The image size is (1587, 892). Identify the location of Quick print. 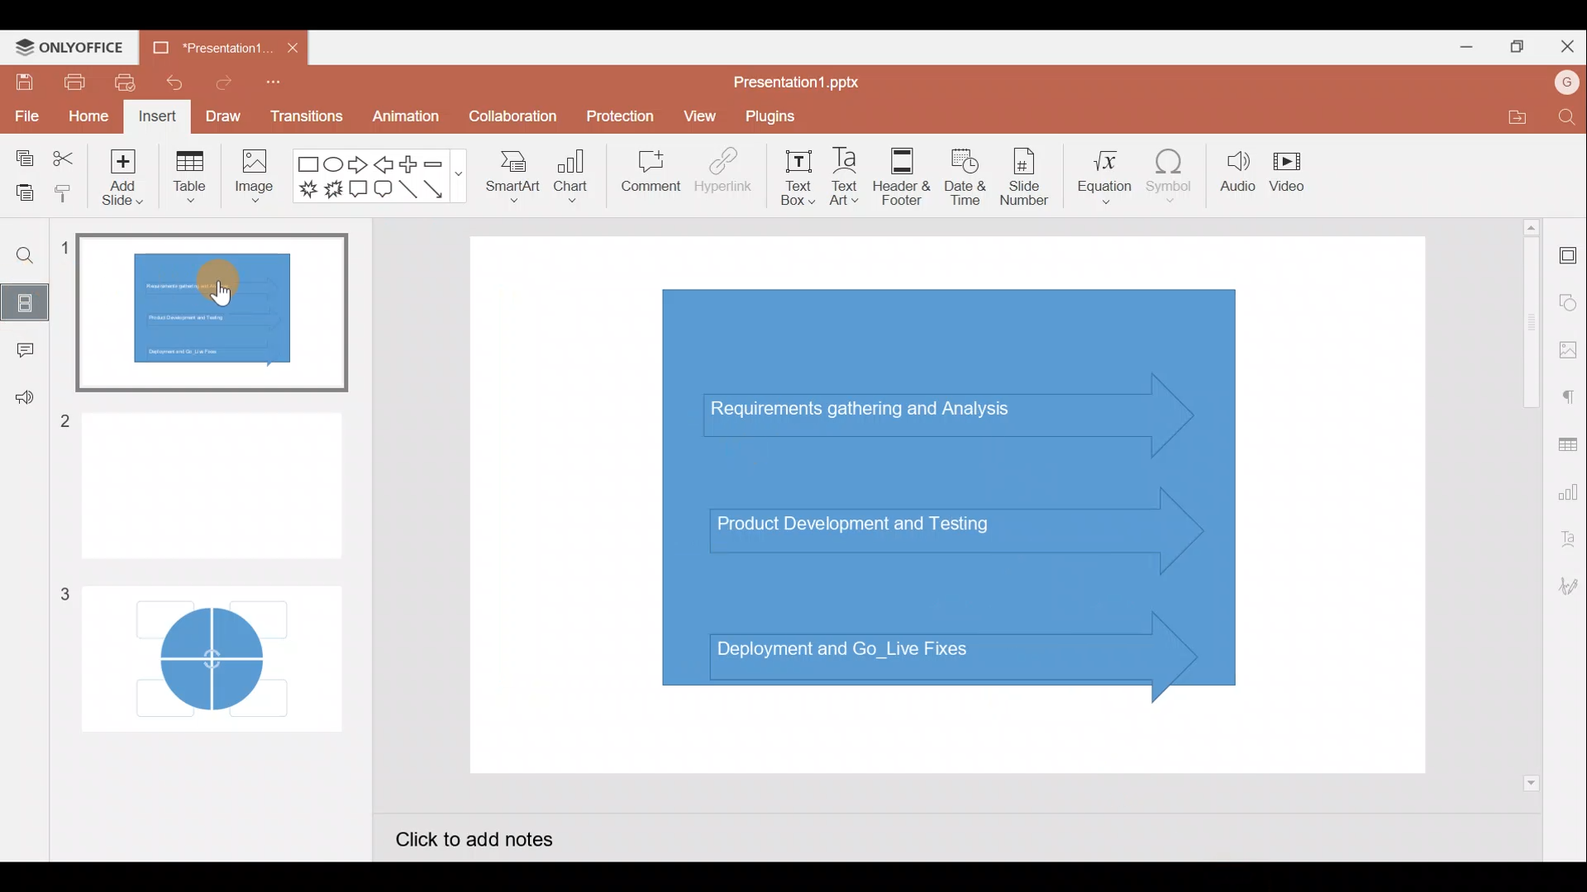
(126, 83).